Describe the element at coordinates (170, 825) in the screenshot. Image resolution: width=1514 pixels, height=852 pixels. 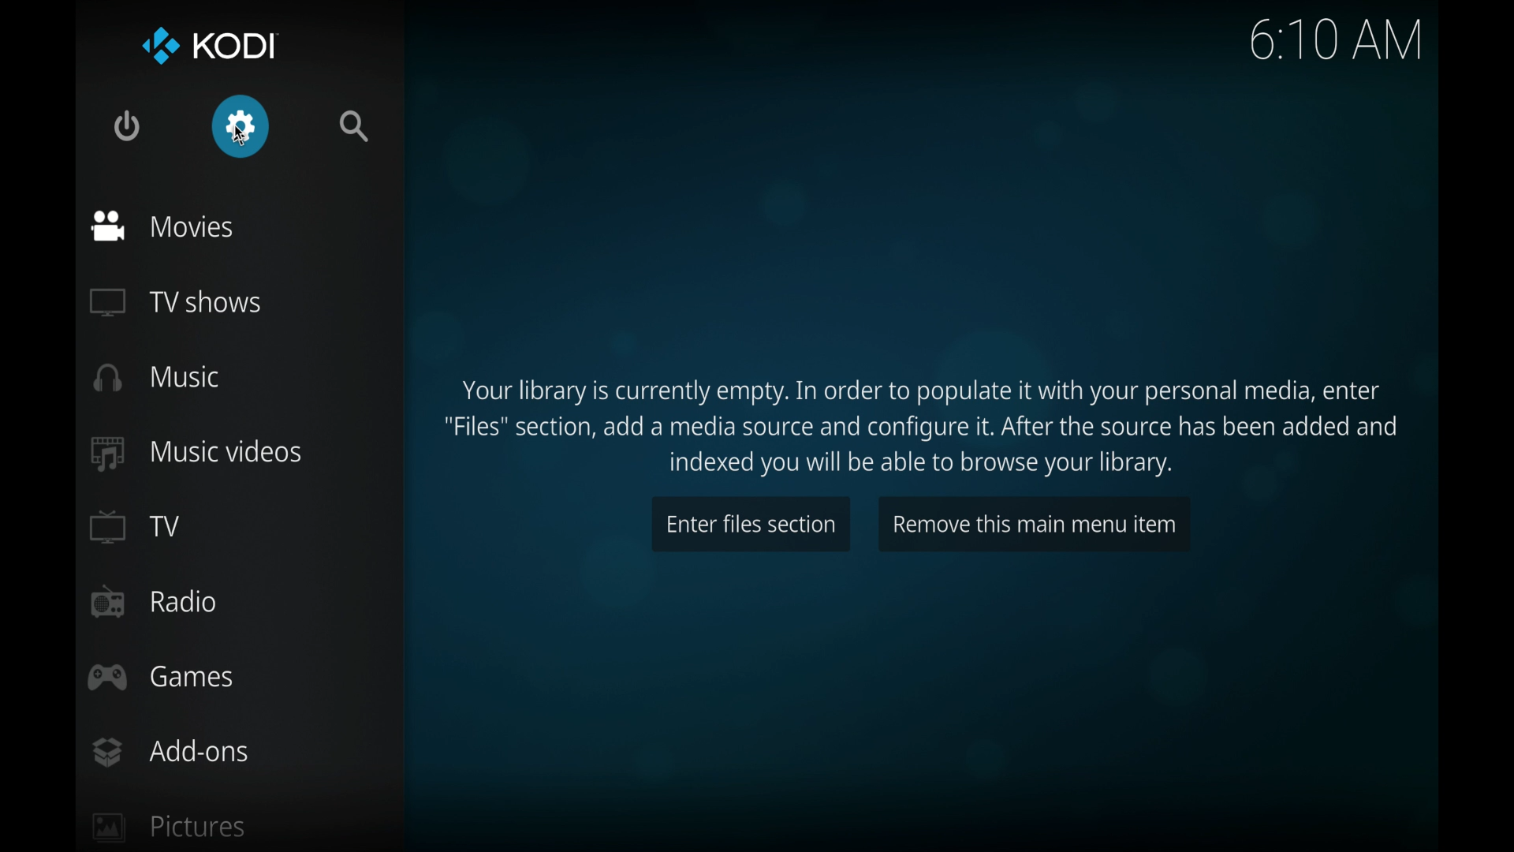
I see `pictures` at that location.